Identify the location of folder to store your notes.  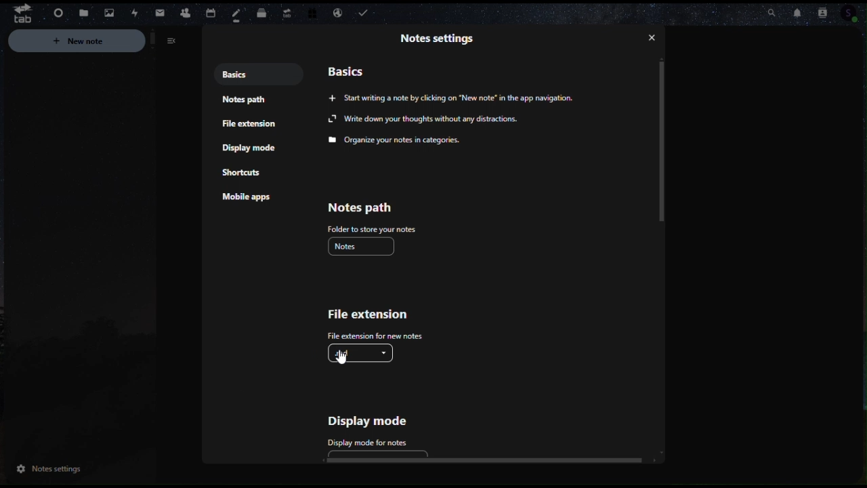
(371, 228).